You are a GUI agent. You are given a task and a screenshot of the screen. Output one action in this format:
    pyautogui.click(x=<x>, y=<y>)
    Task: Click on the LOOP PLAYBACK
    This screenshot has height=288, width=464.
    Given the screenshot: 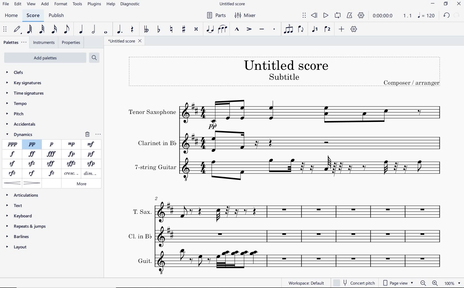 What is the action you would take?
    pyautogui.click(x=338, y=16)
    